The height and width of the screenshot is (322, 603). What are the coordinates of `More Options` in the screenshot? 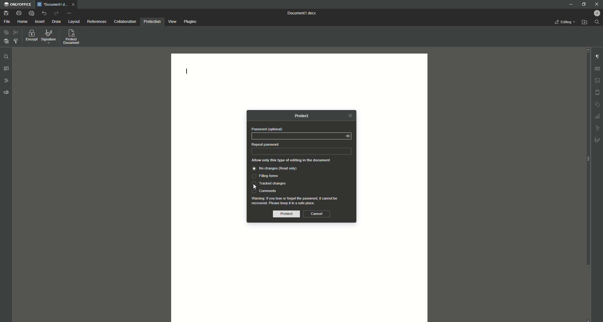 It's located at (70, 13).